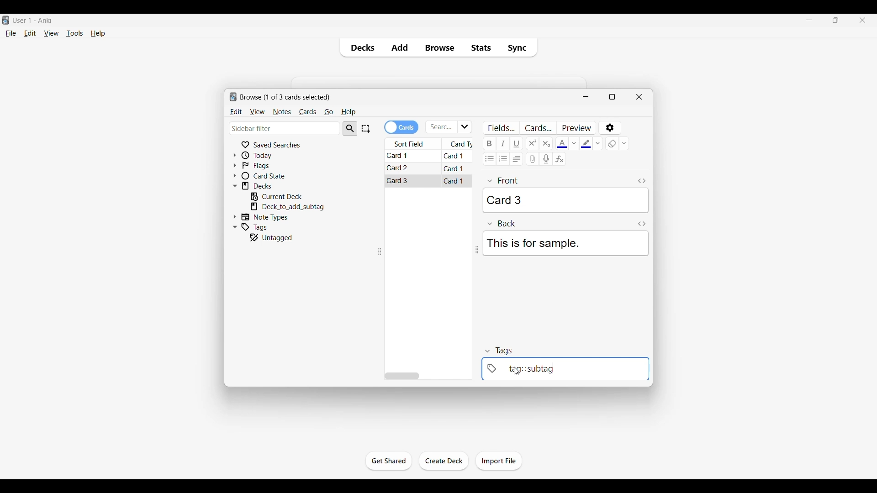 The height and width of the screenshot is (493, 877). What do you see at coordinates (399, 168) in the screenshot?
I see `Card 2` at bounding box center [399, 168].